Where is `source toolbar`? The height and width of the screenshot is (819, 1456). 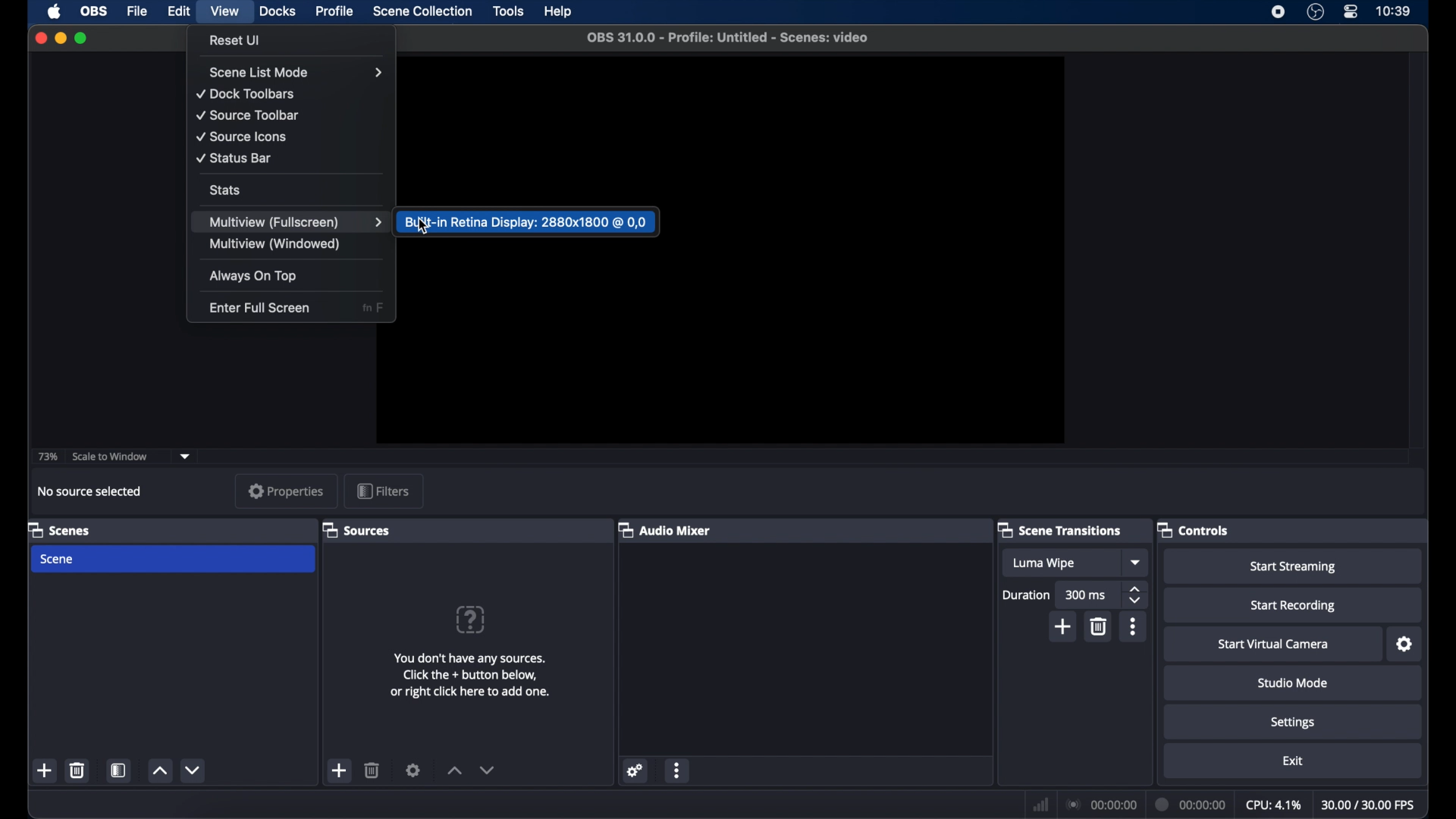
source toolbar is located at coordinates (249, 115).